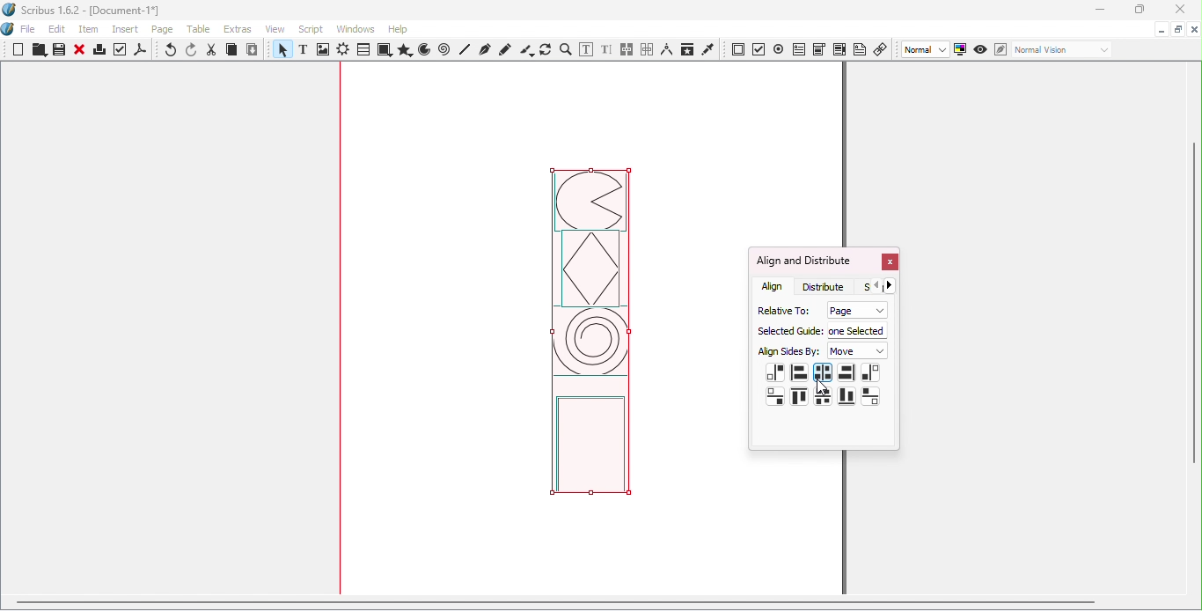 This screenshot has height=611, width=1202. What do you see at coordinates (202, 30) in the screenshot?
I see `Table` at bounding box center [202, 30].